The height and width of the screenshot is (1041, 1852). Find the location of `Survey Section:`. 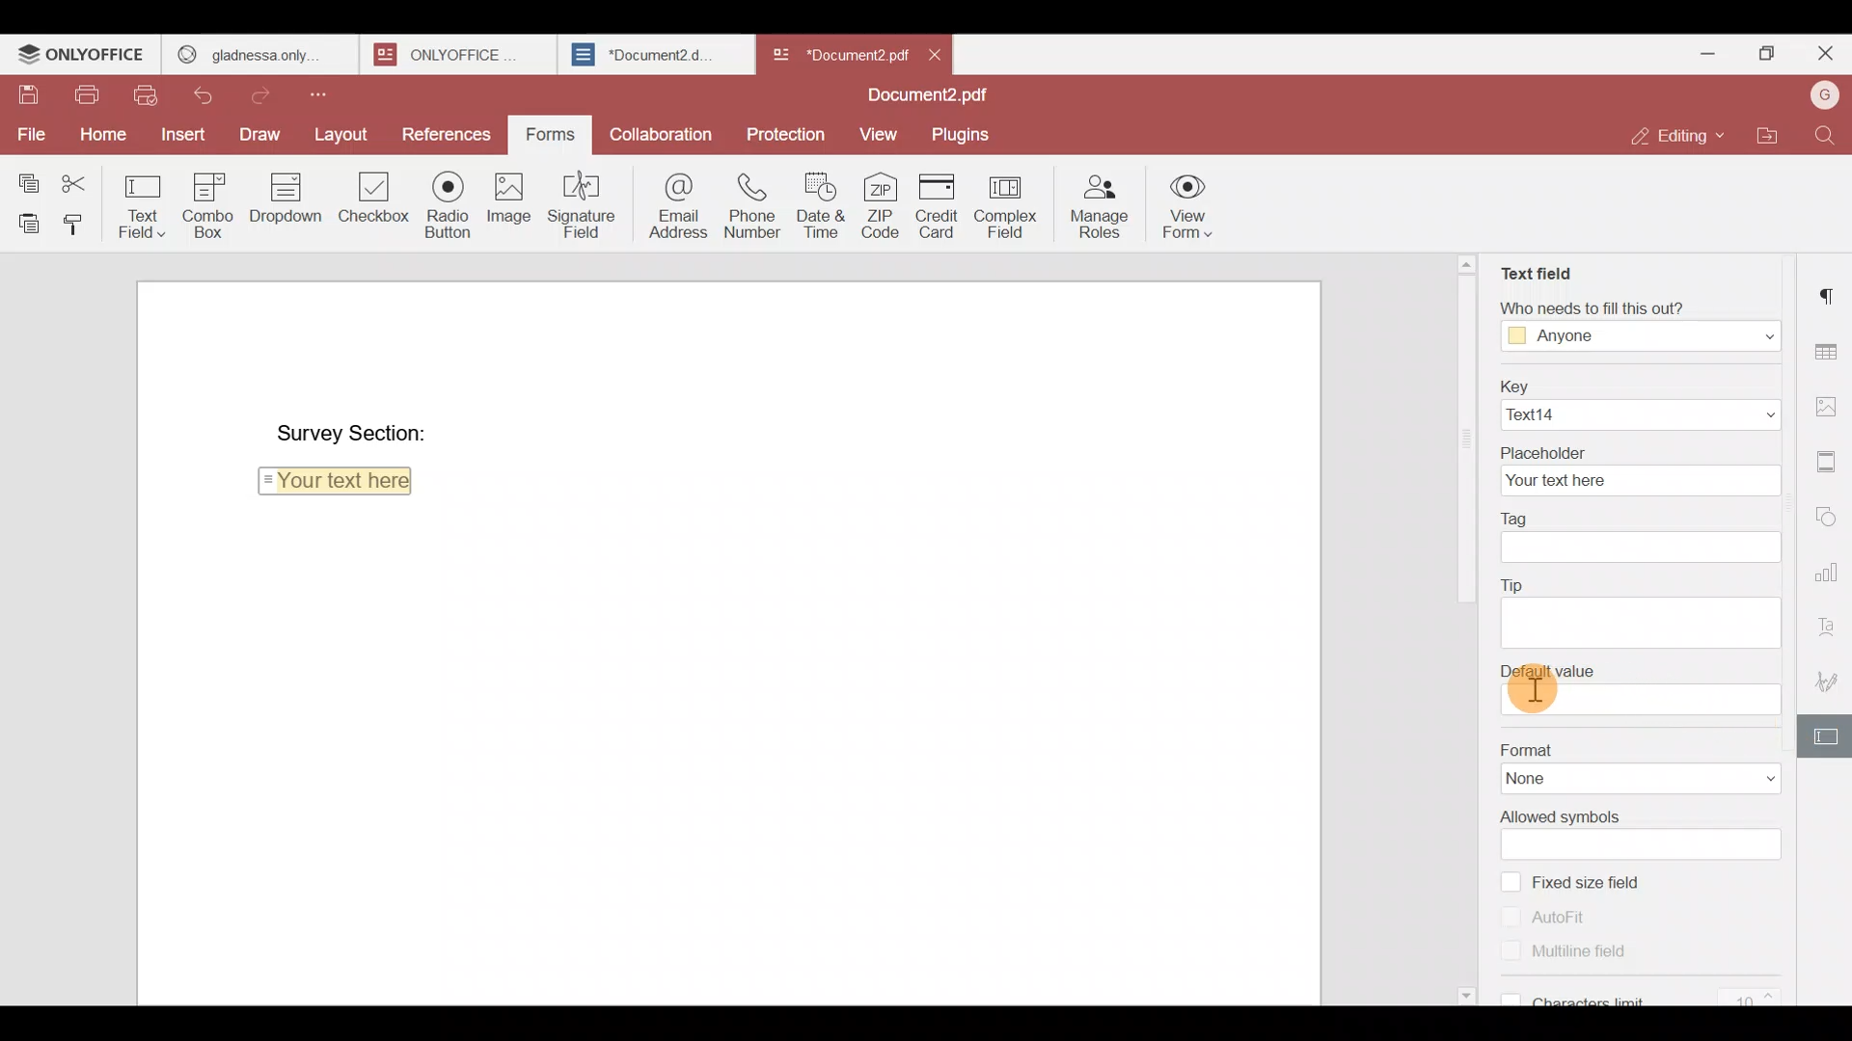

Survey Section: is located at coordinates (352, 425).